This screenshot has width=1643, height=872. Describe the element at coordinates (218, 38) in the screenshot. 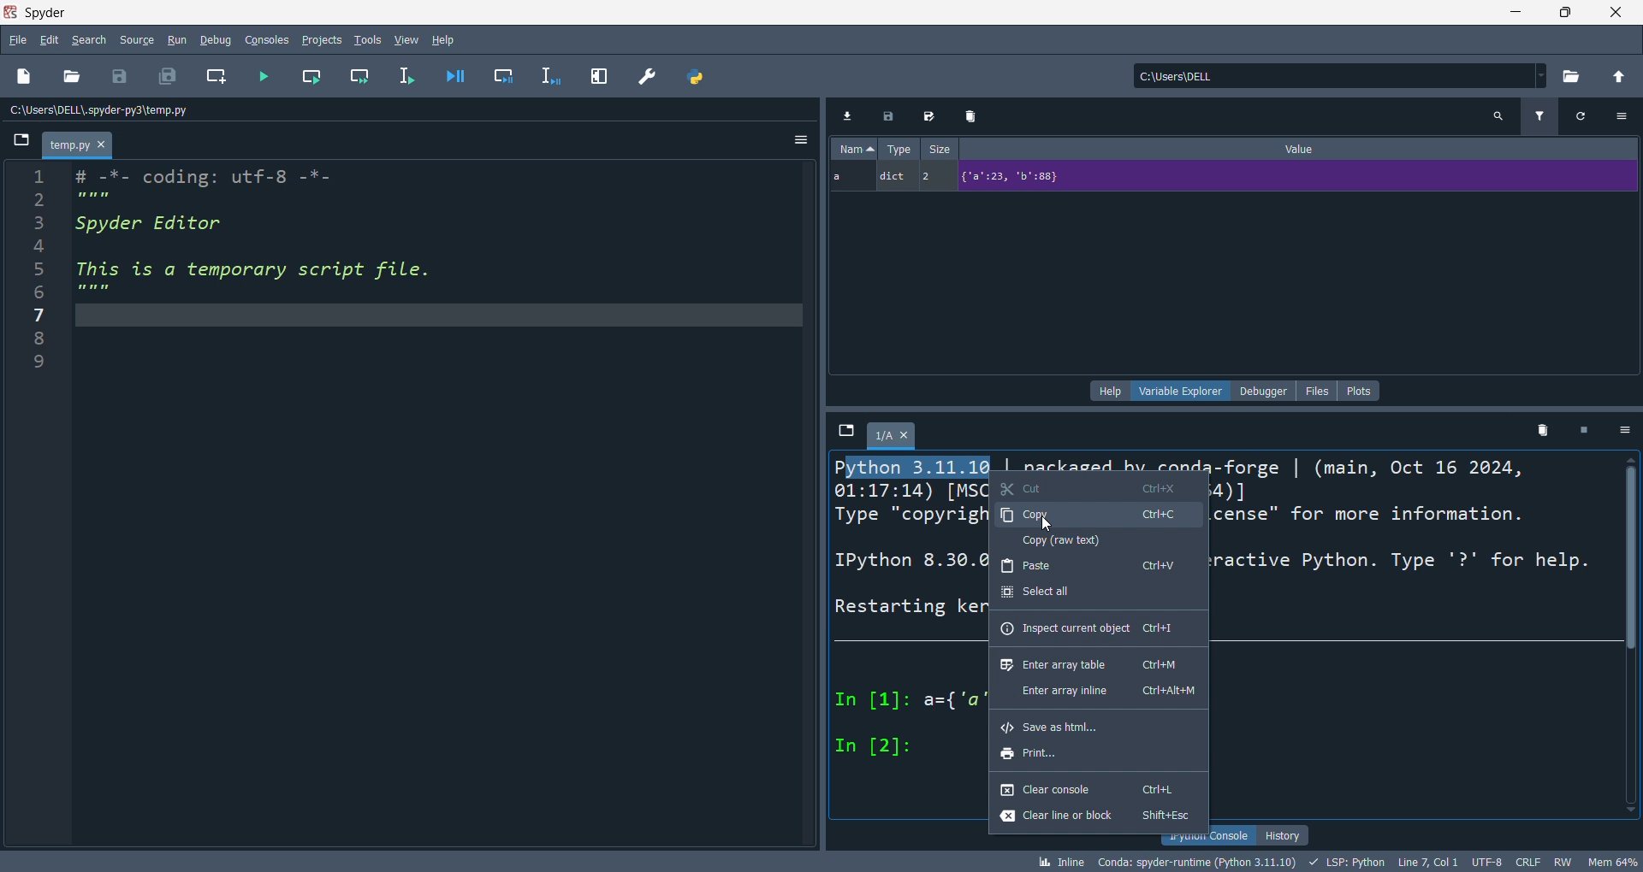

I see `debug` at that location.